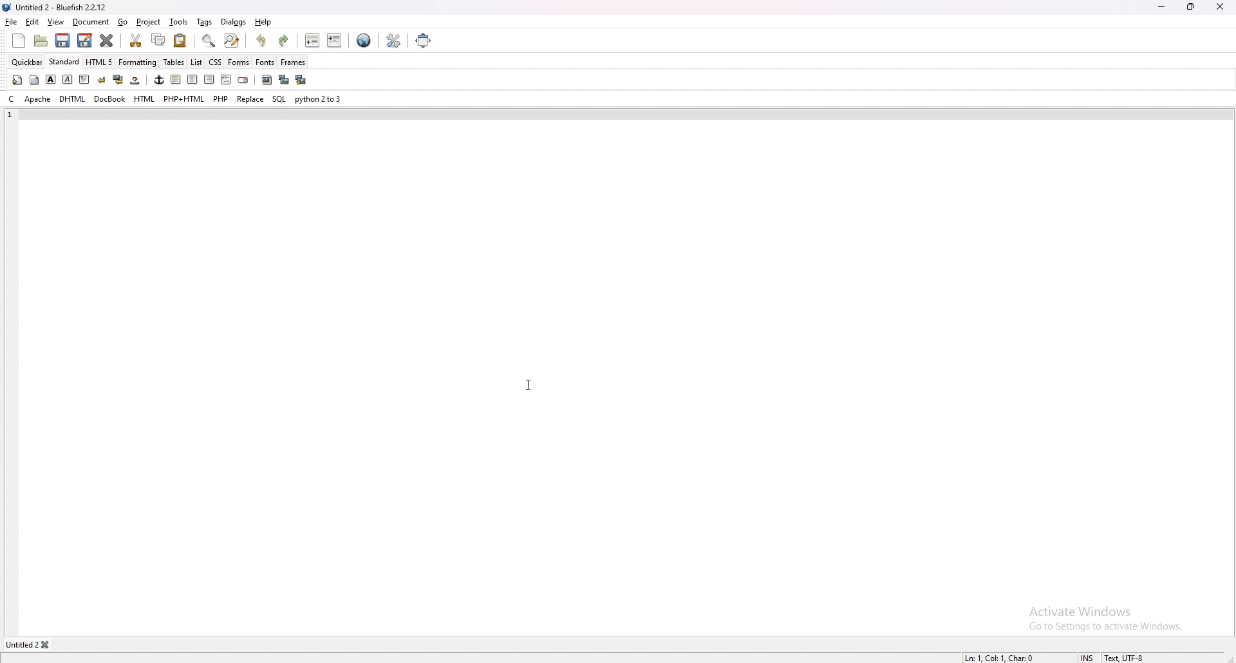  I want to click on cut, so click(136, 40).